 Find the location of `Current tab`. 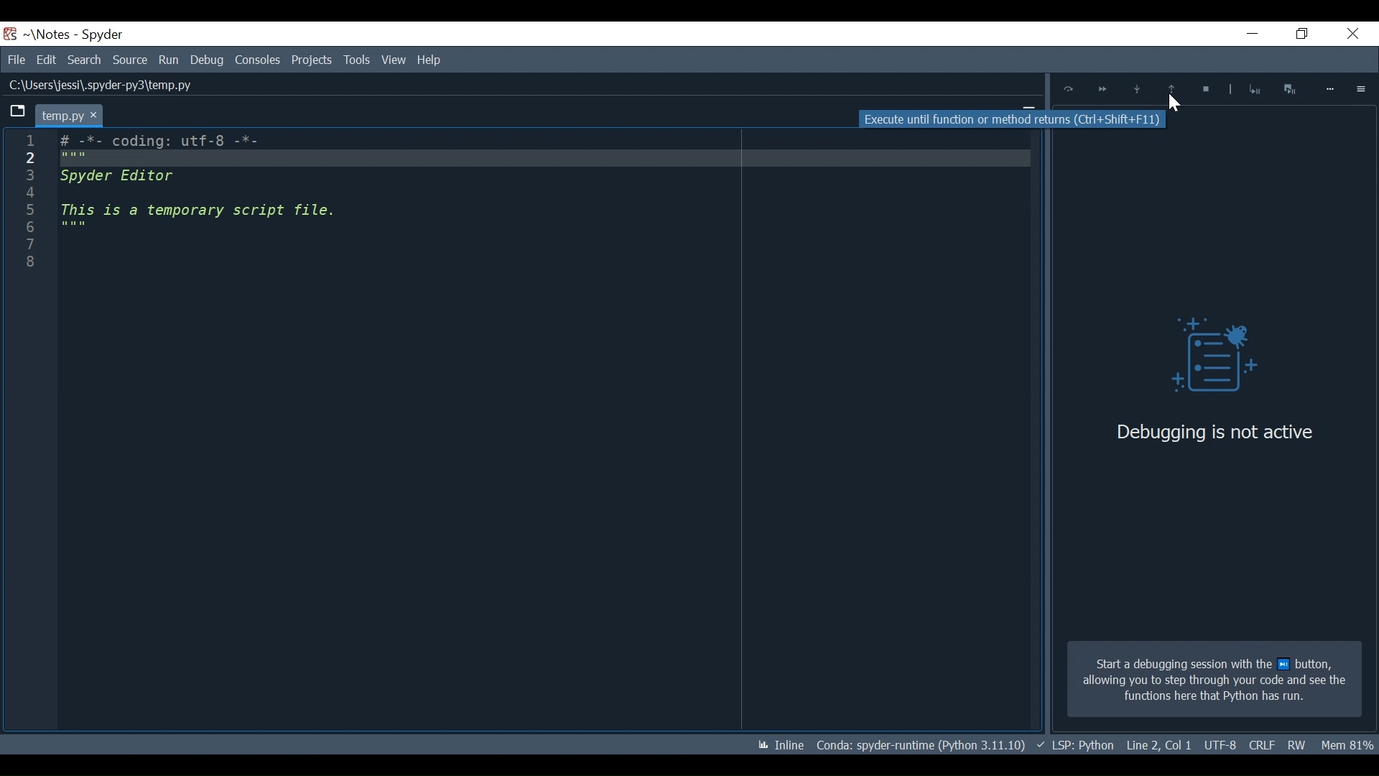

Current tab is located at coordinates (68, 115).